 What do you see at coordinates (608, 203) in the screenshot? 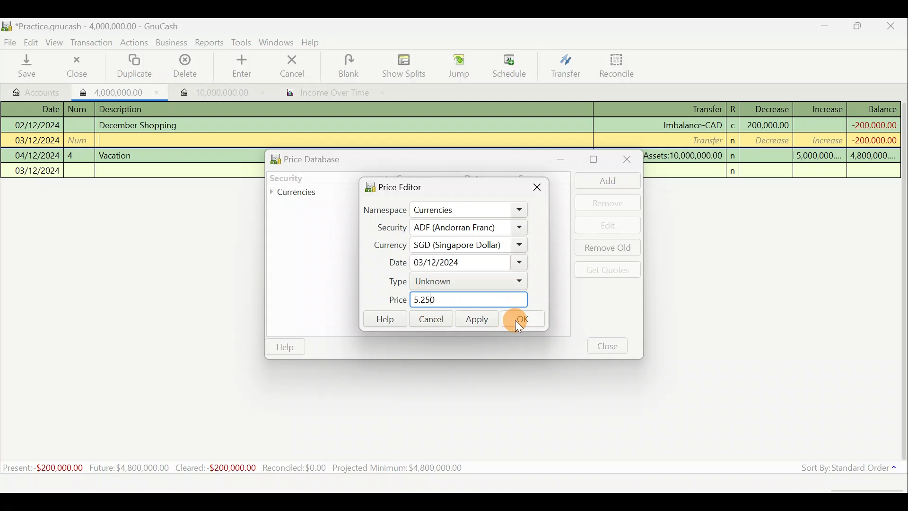
I see `Remove` at bounding box center [608, 203].